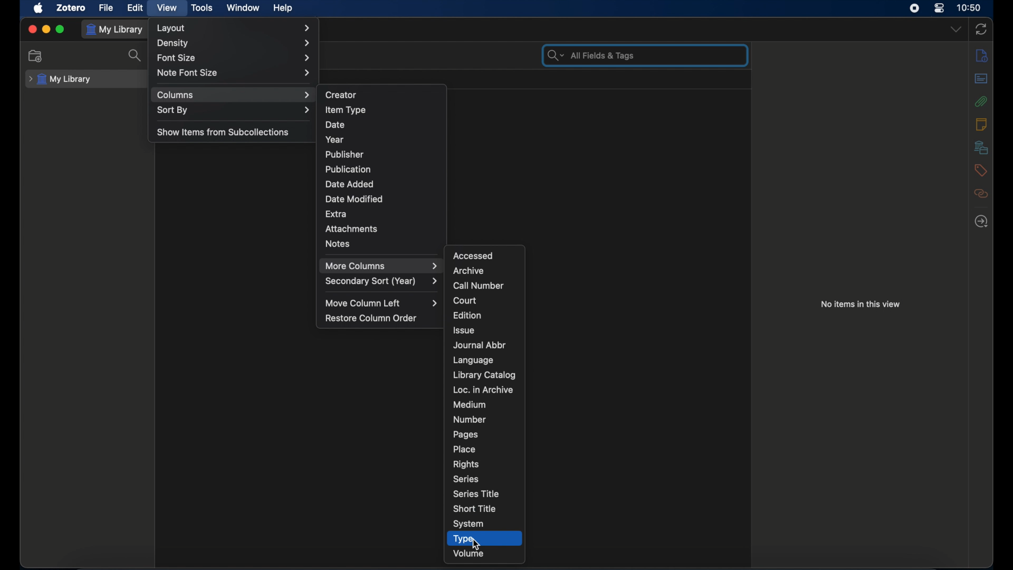 Image resolution: width=1013 pixels, height=570 pixels. What do you see at coordinates (233, 58) in the screenshot?
I see `font size` at bounding box center [233, 58].